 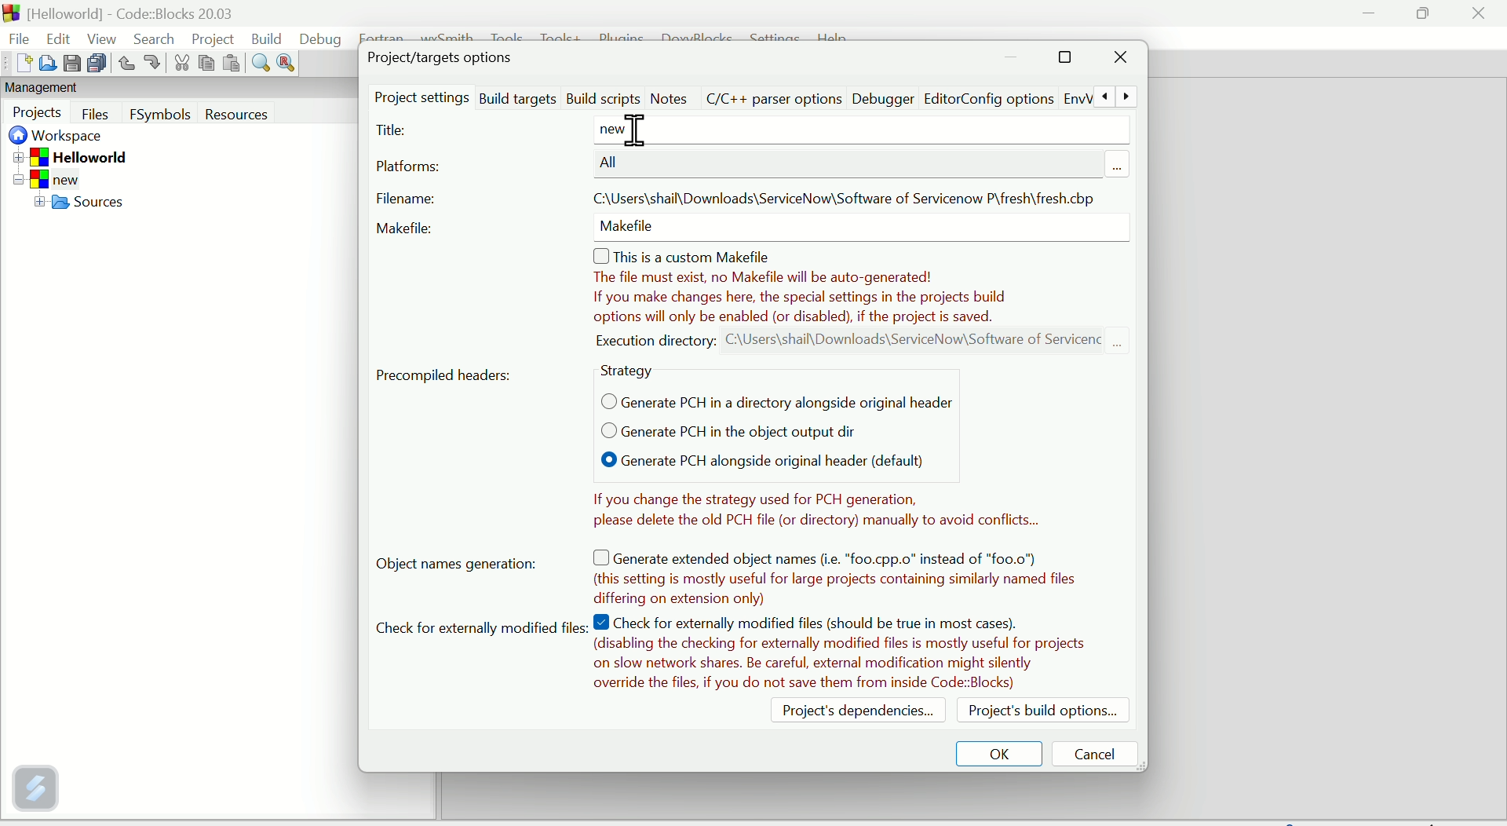 What do you see at coordinates (47, 62) in the screenshot?
I see `Open` at bounding box center [47, 62].